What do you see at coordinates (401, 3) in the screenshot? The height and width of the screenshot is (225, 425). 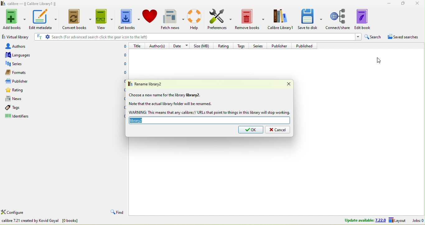 I see `maximize` at bounding box center [401, 3].